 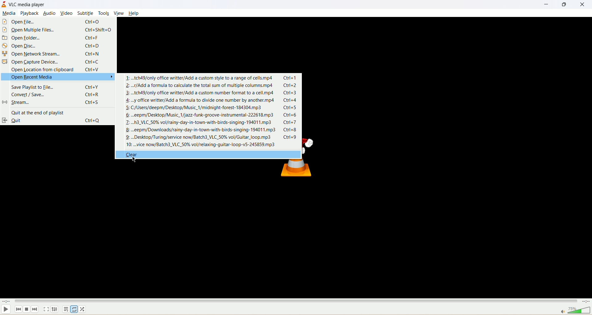 I want to click on open multiple file..., so click(x=29, y=30).